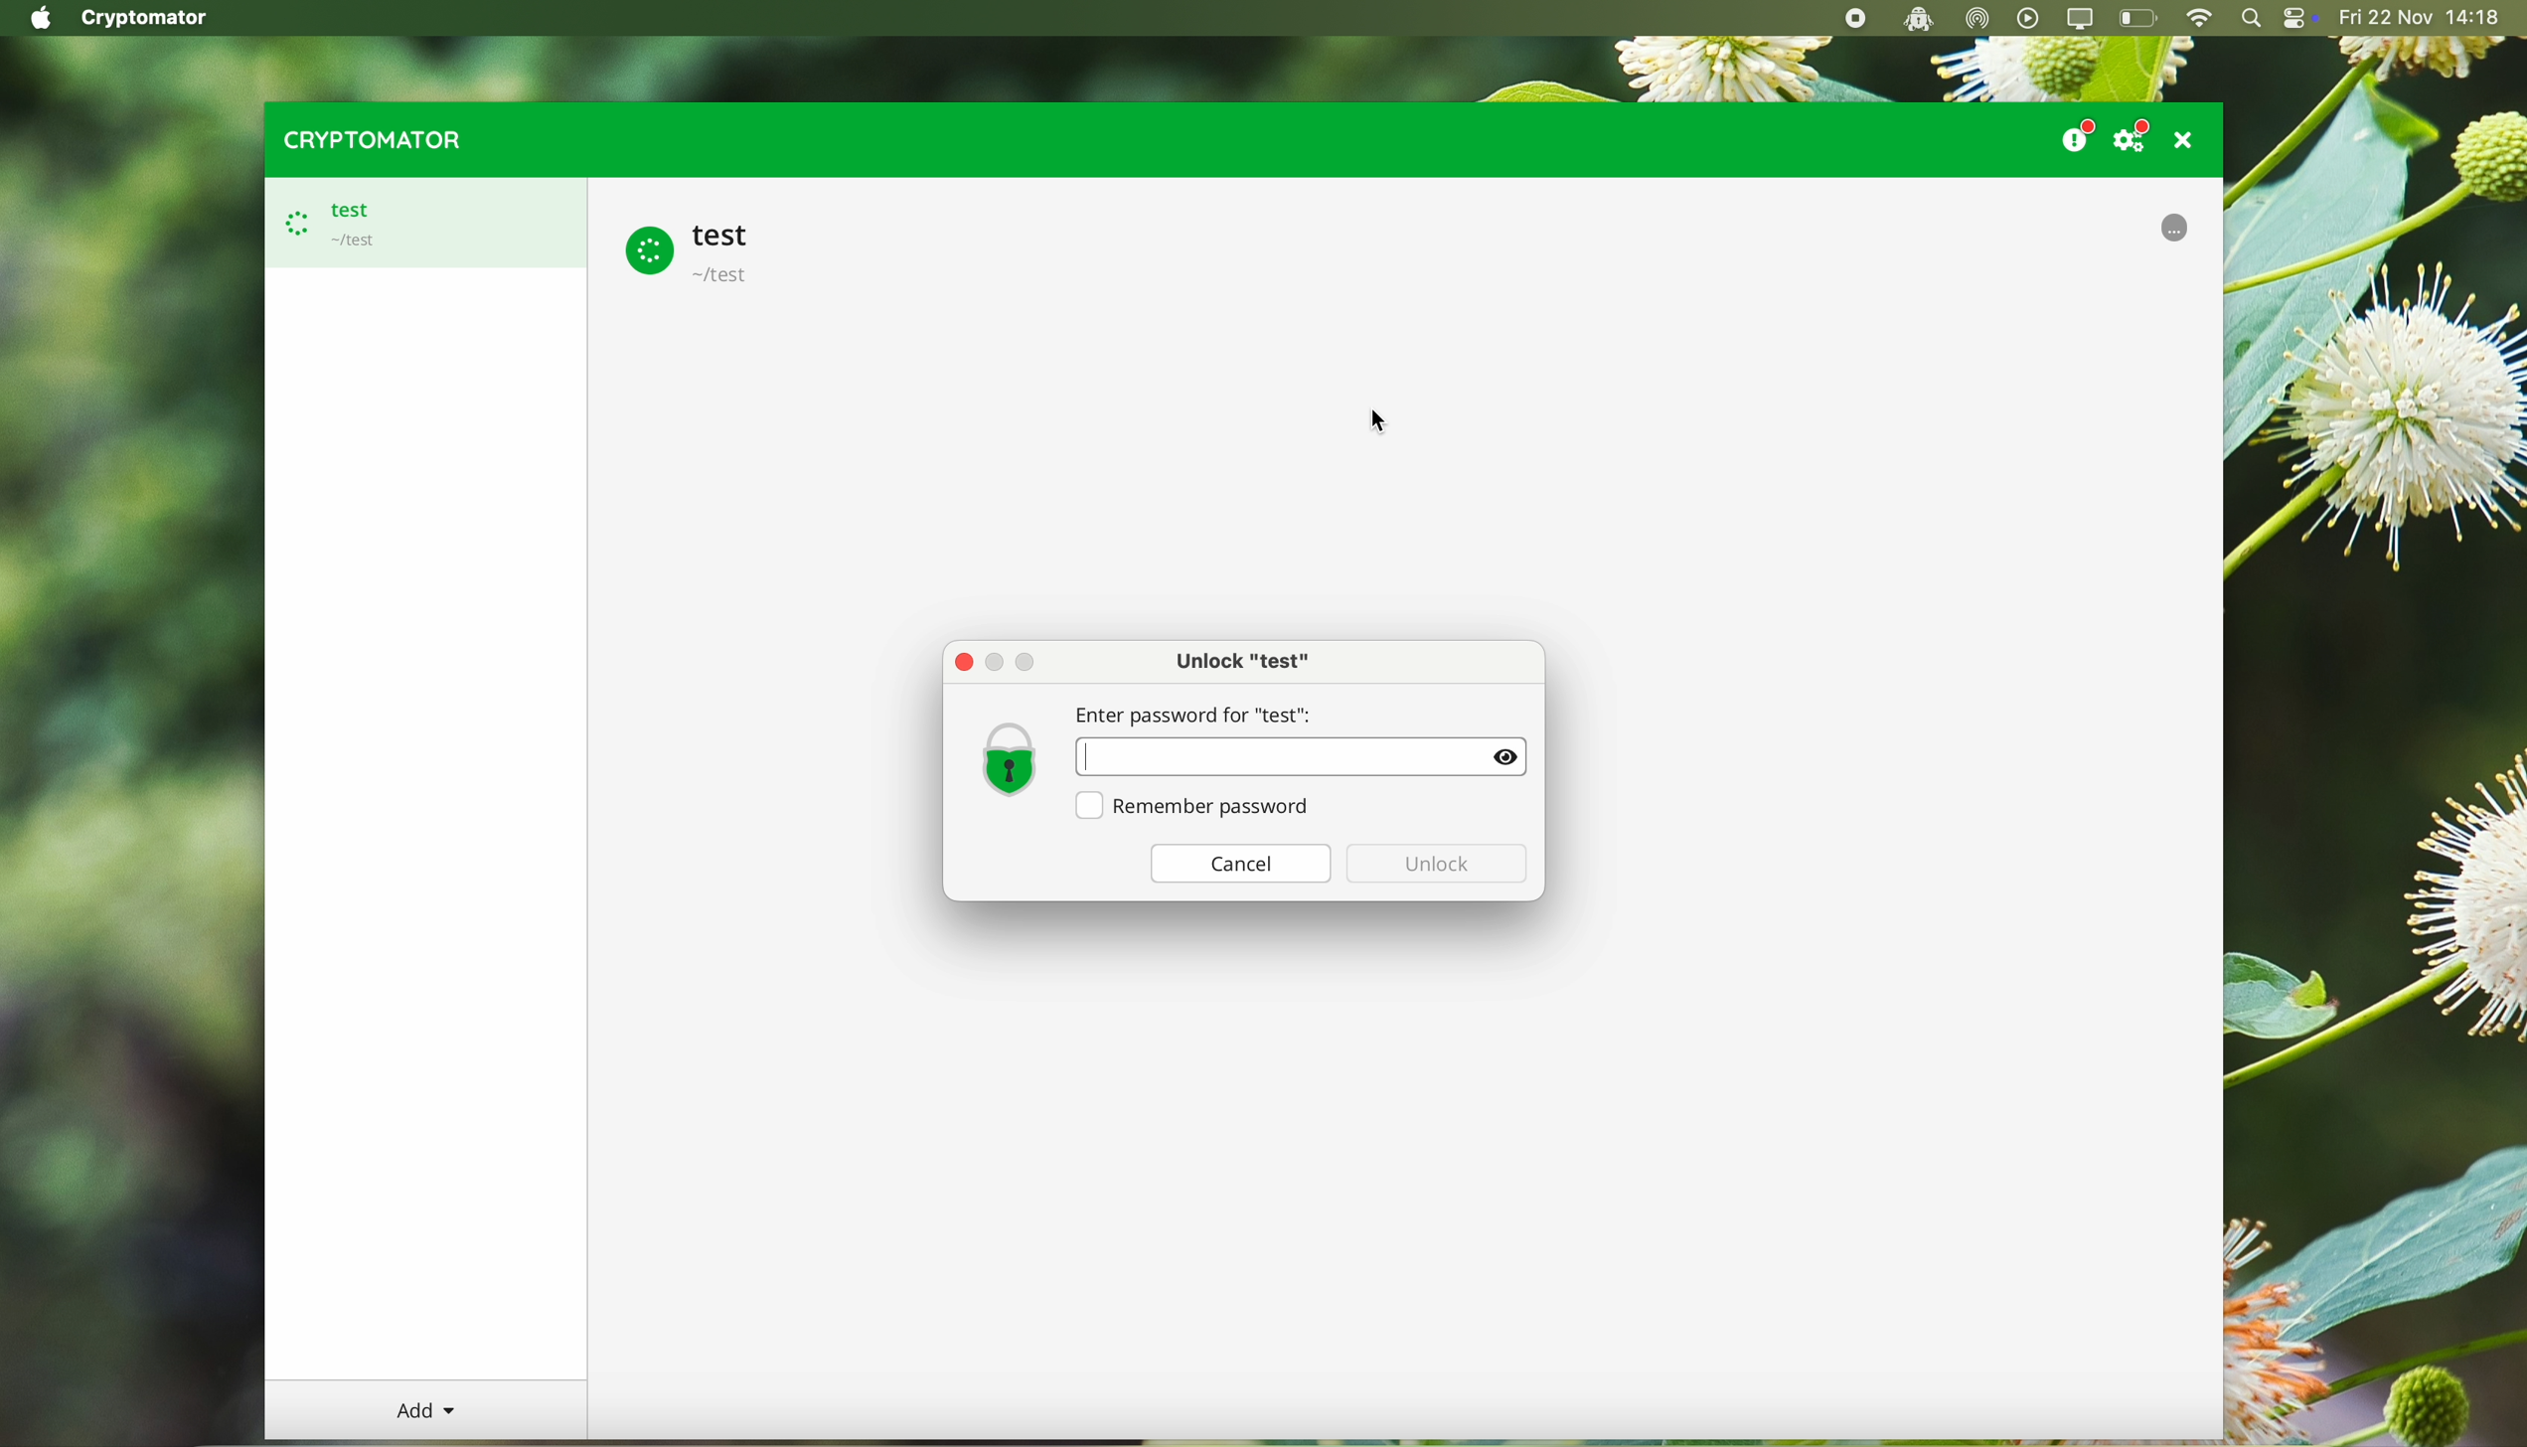  I want to click on uploading, so click(2174, 226).